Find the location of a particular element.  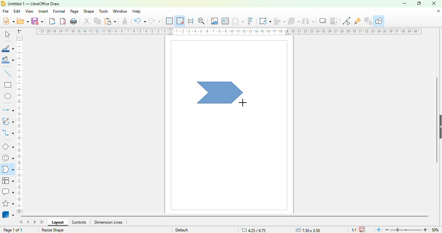

arrange is located at coordinates (294, 21).